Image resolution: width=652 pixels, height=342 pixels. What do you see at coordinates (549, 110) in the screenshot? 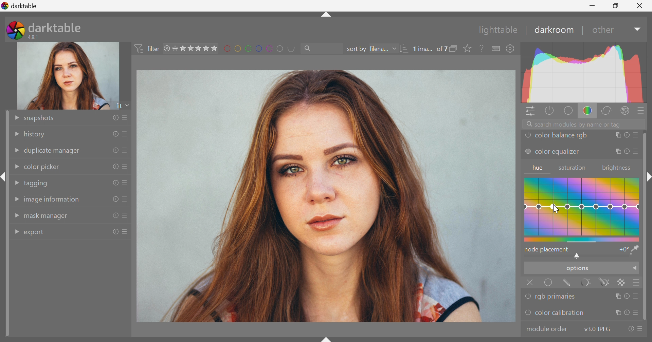
I see `show only active modules` at bounding box center [549, 110].